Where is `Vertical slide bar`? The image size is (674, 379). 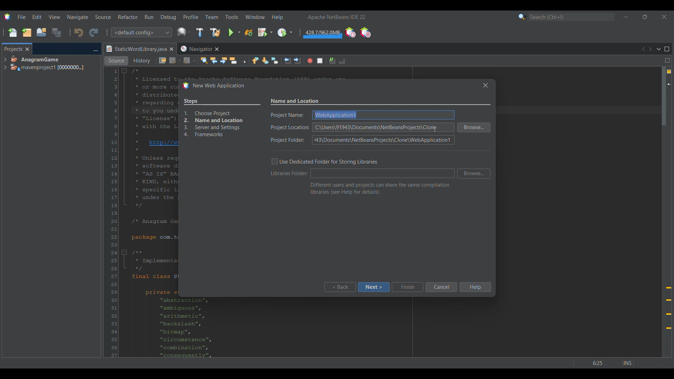 Vertical slide bar is located at coordinates (664, 212).